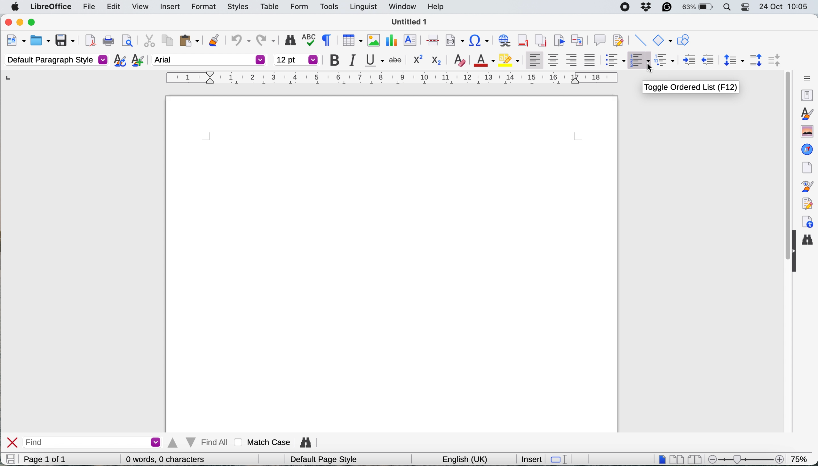  I want to click on toggle ordered list, so click(640, 61).